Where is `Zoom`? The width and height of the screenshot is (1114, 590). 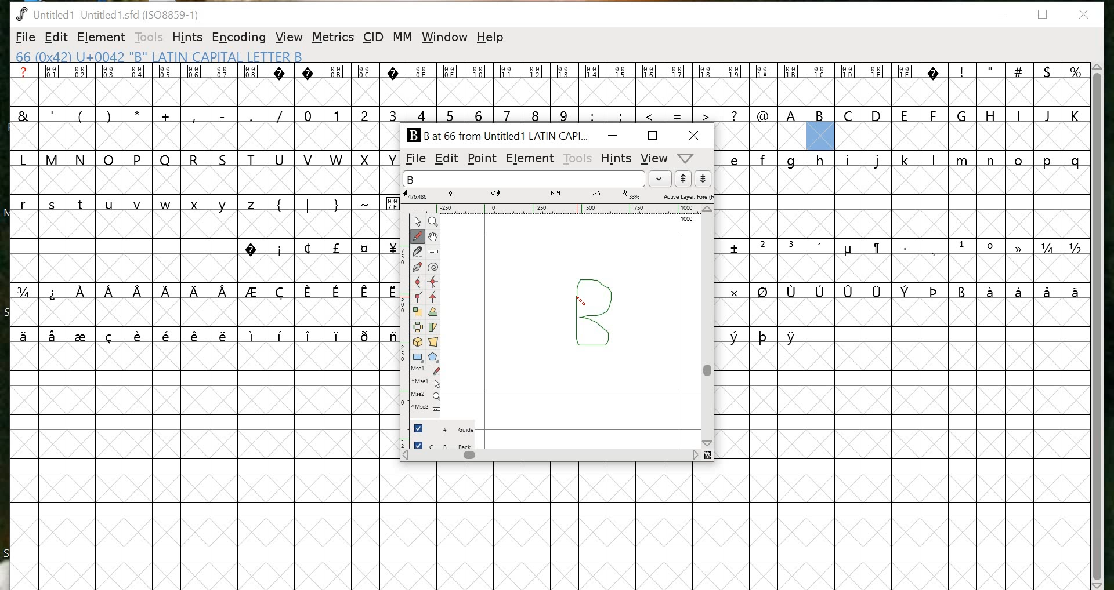 Zoom is located at coordinates (434, 222).